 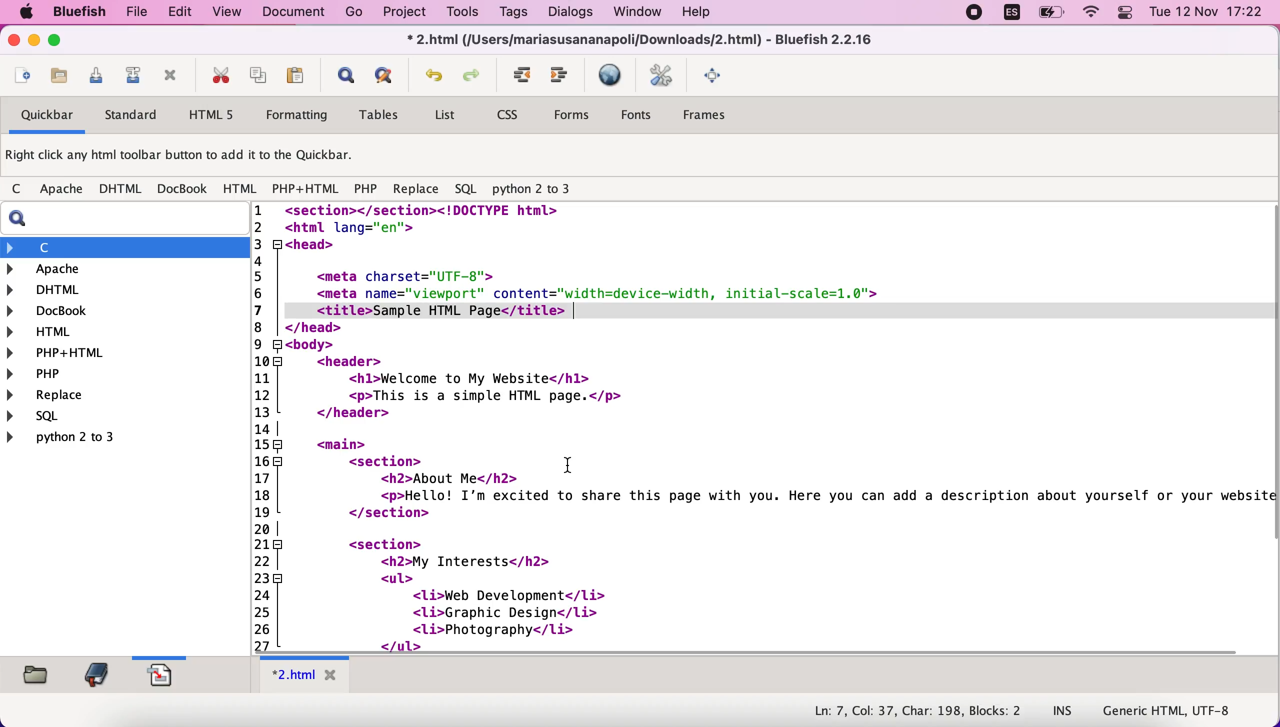 I want to click on python 2 to 3, so click(x=106, y=439).